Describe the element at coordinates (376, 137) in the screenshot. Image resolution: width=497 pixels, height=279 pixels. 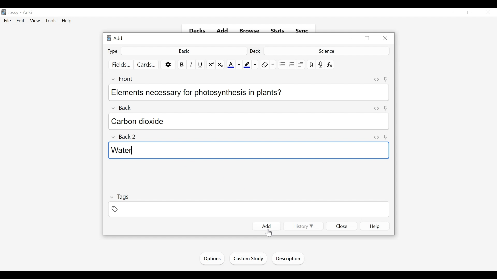
I see `Toggle HTML Editor` at that location.